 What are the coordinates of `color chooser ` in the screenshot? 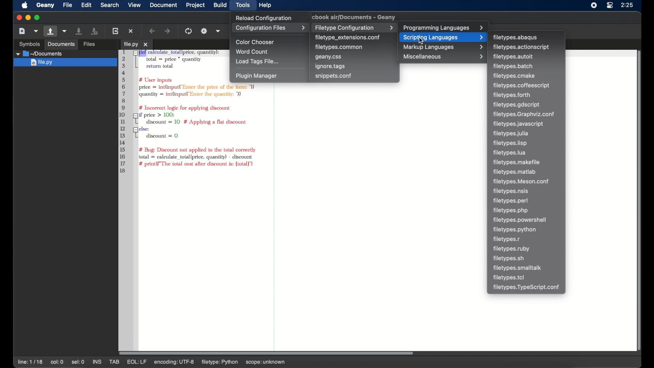 It's located at (256, 42).